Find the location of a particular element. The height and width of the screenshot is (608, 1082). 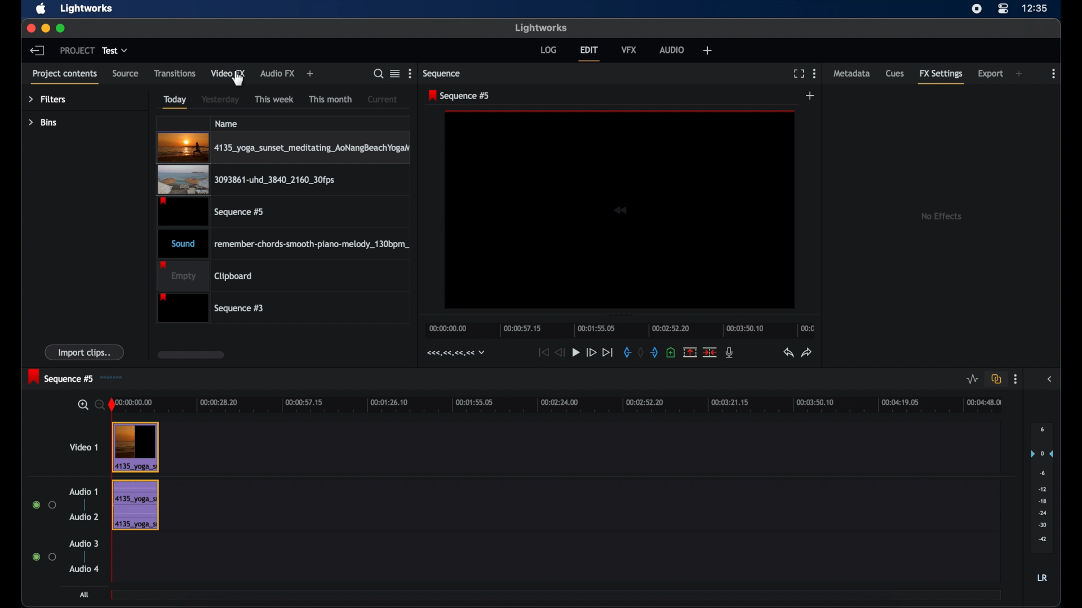

timecodes is located at coordinates (454, 353).